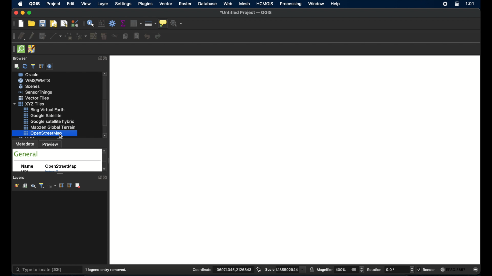 This screenshot has width=492, height=276. Describe the element at coordinates (16, 186) in the screenshot. I see `open layer styling panel` at that location.